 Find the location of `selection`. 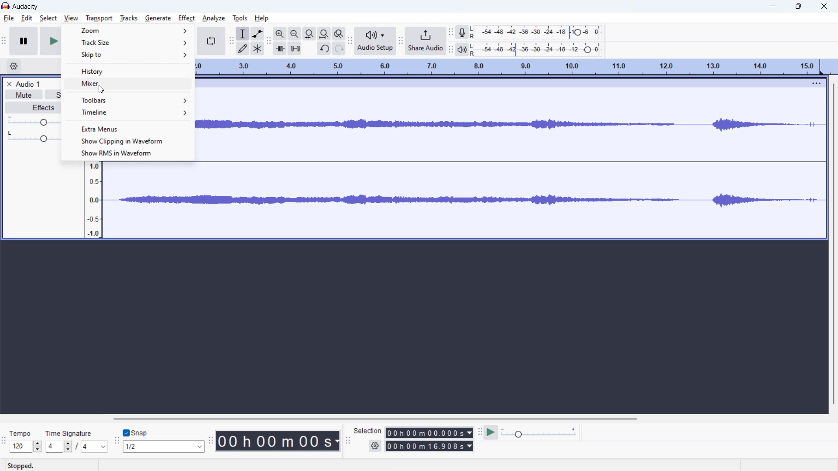

selection is located at coordinates (367, 432).